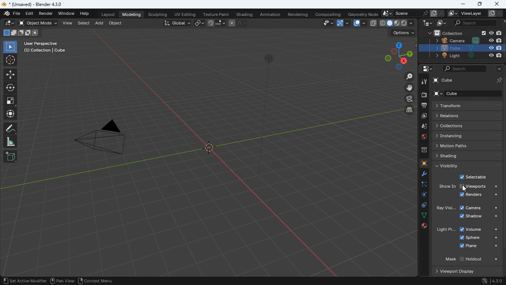 This screenshot has width=506, height=285. I want to click on options, so click(403, 32).